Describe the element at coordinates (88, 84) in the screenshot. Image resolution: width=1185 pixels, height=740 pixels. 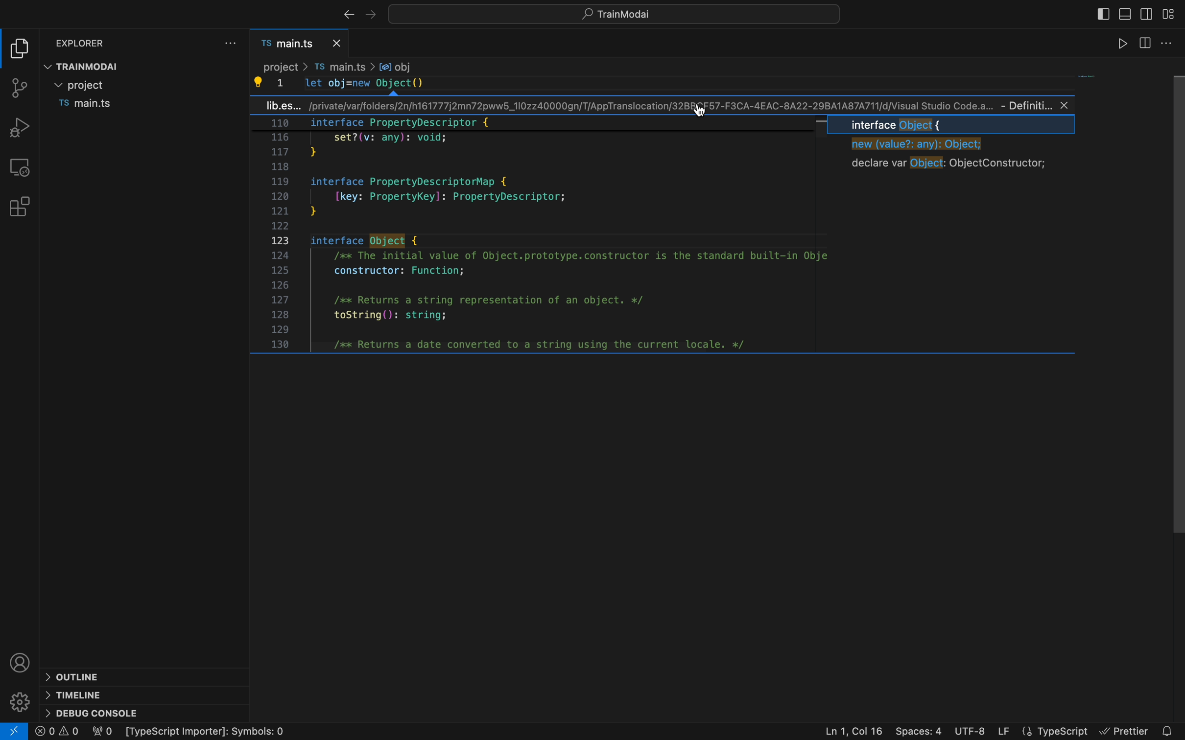
I see `folder` at that location.